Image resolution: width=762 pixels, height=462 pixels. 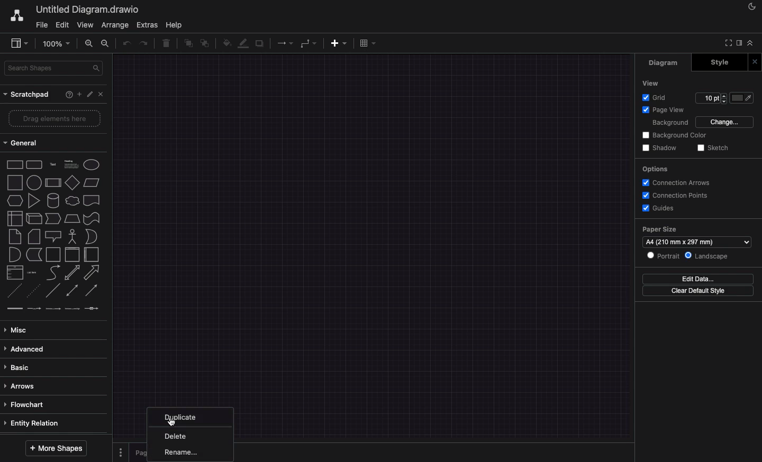 What do you see at coordinates (374, 231) in the screenshot?
I see `canvas` at bounding box center [374, 231].